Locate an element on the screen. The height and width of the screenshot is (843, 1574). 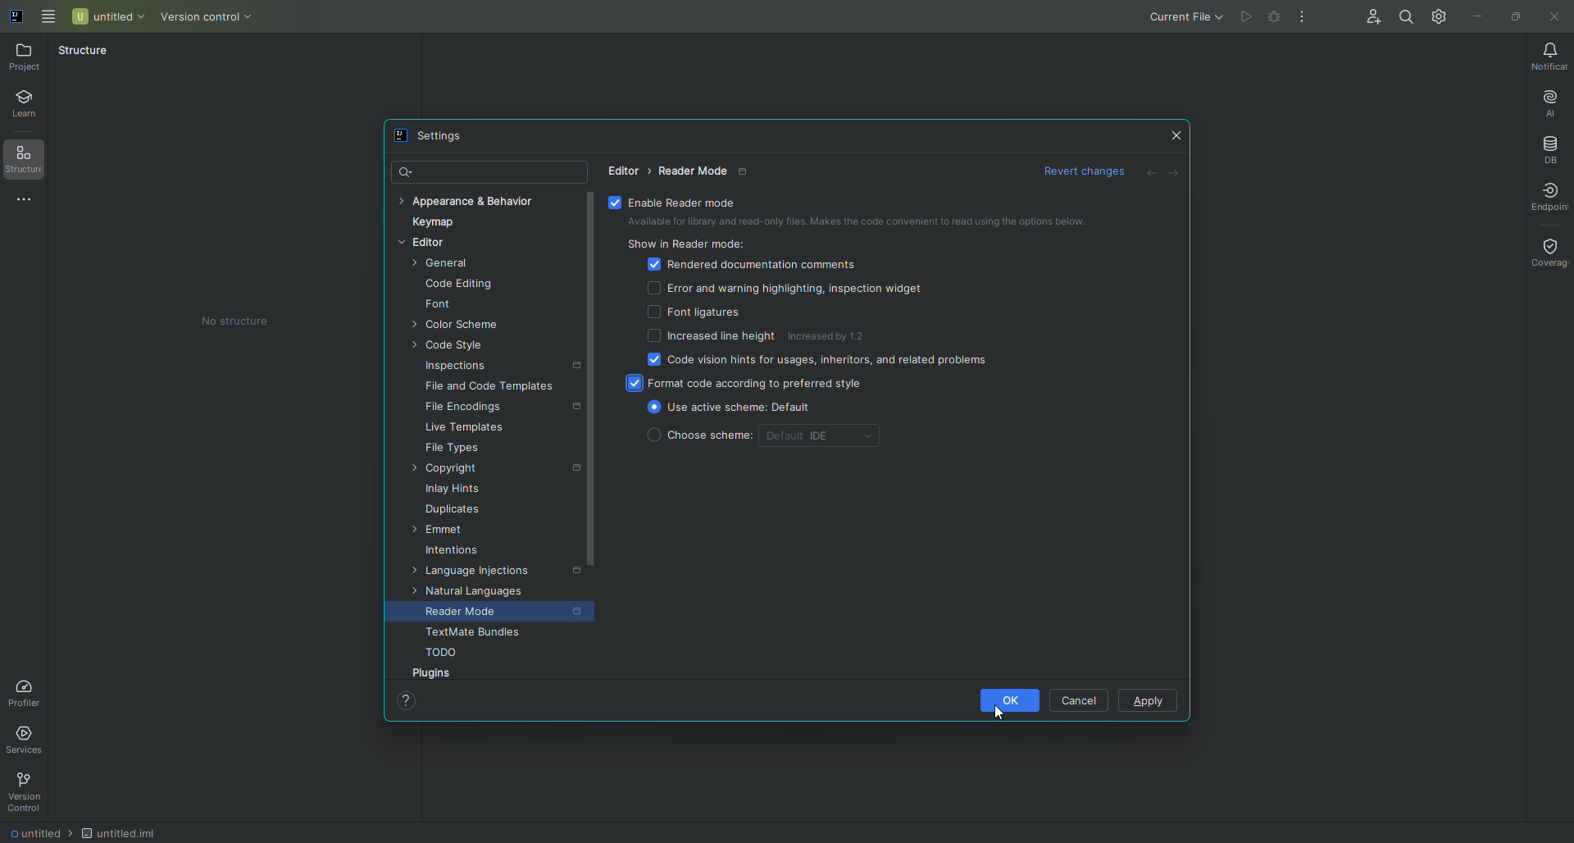
Cursor is located at coordinates (1006, 712).